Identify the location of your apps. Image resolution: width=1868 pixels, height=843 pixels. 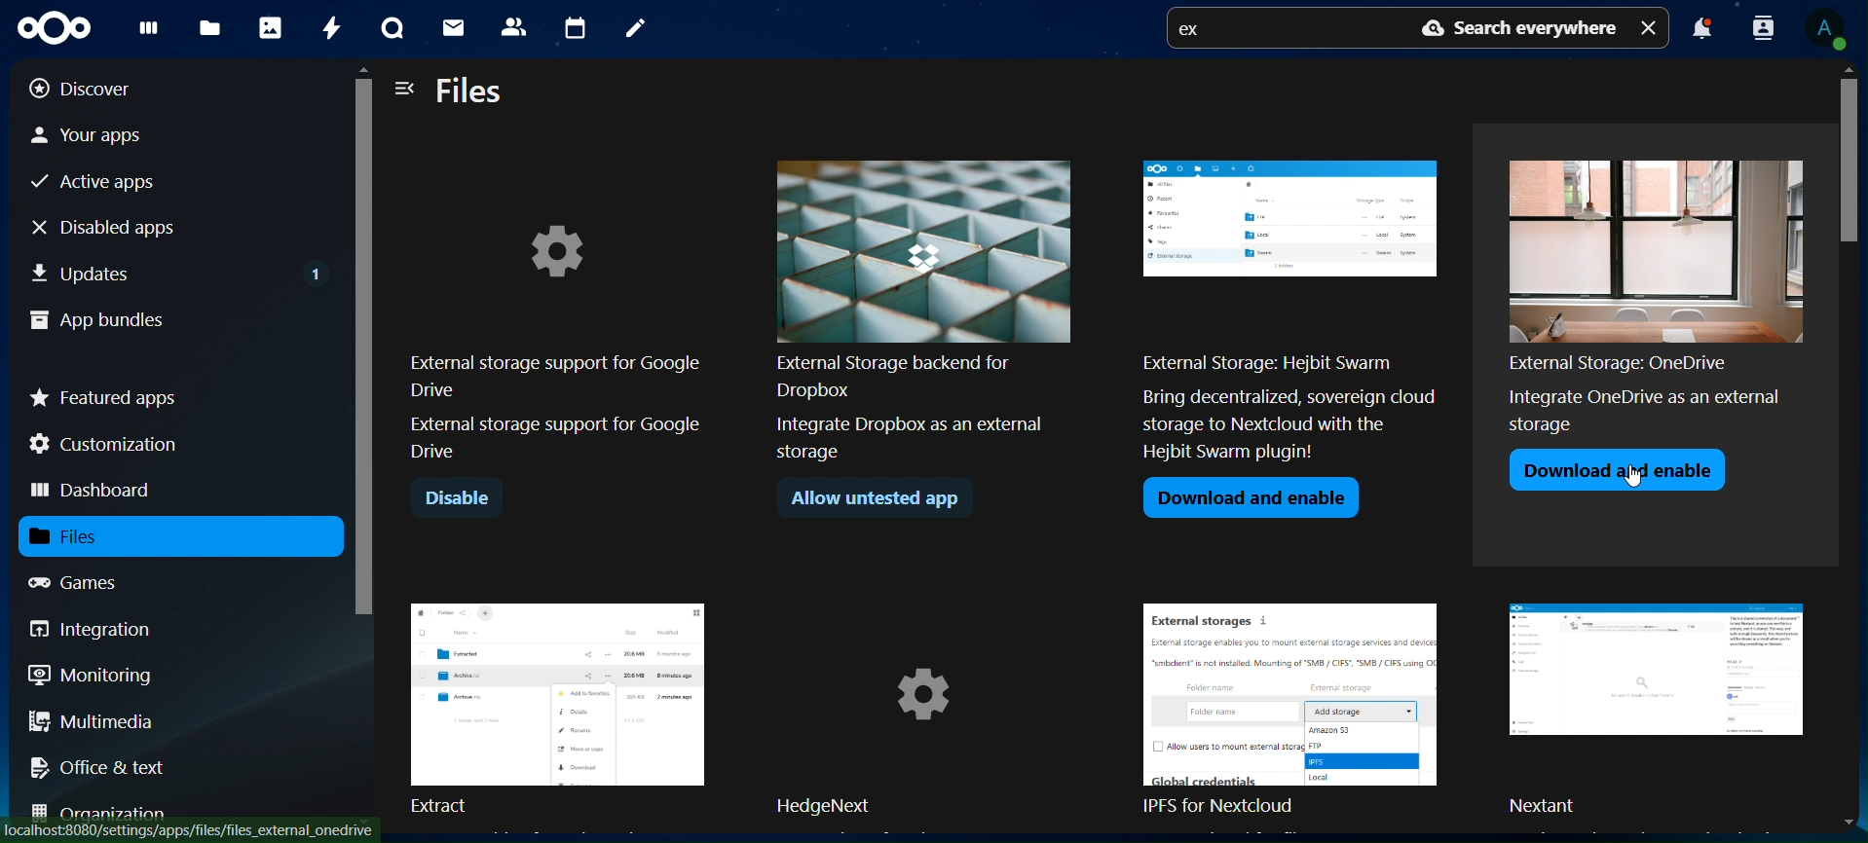
(106, 133).